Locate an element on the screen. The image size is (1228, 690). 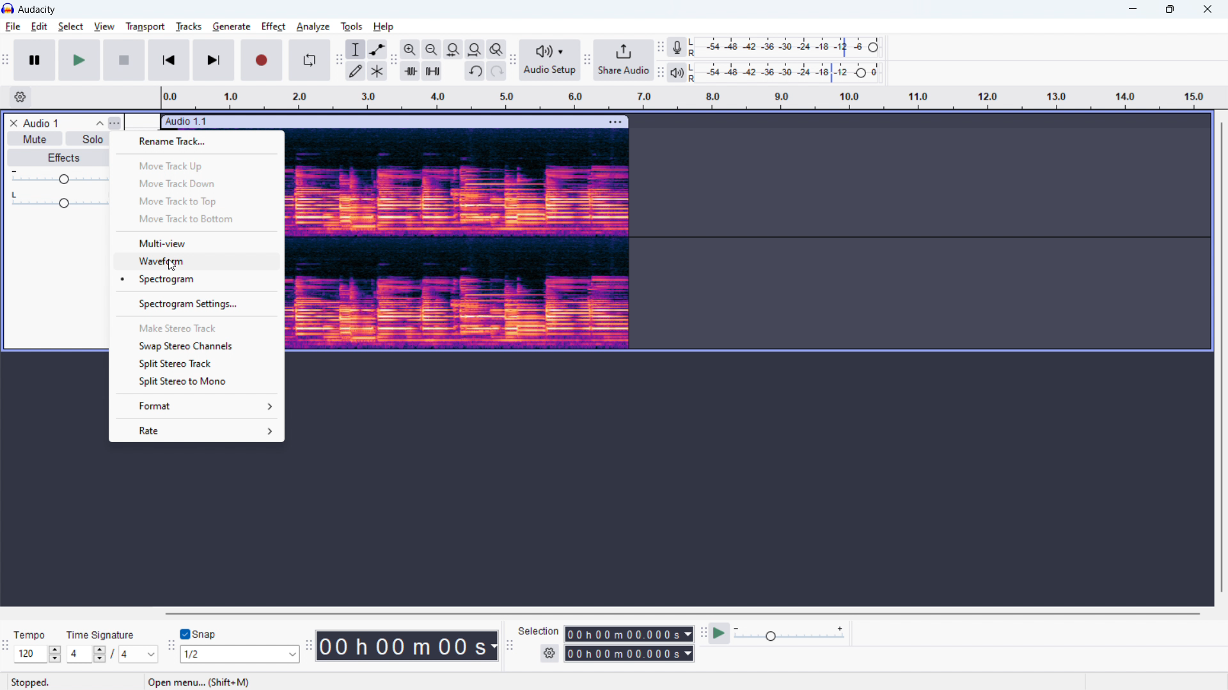
pause is located at coordinates (34, 60).